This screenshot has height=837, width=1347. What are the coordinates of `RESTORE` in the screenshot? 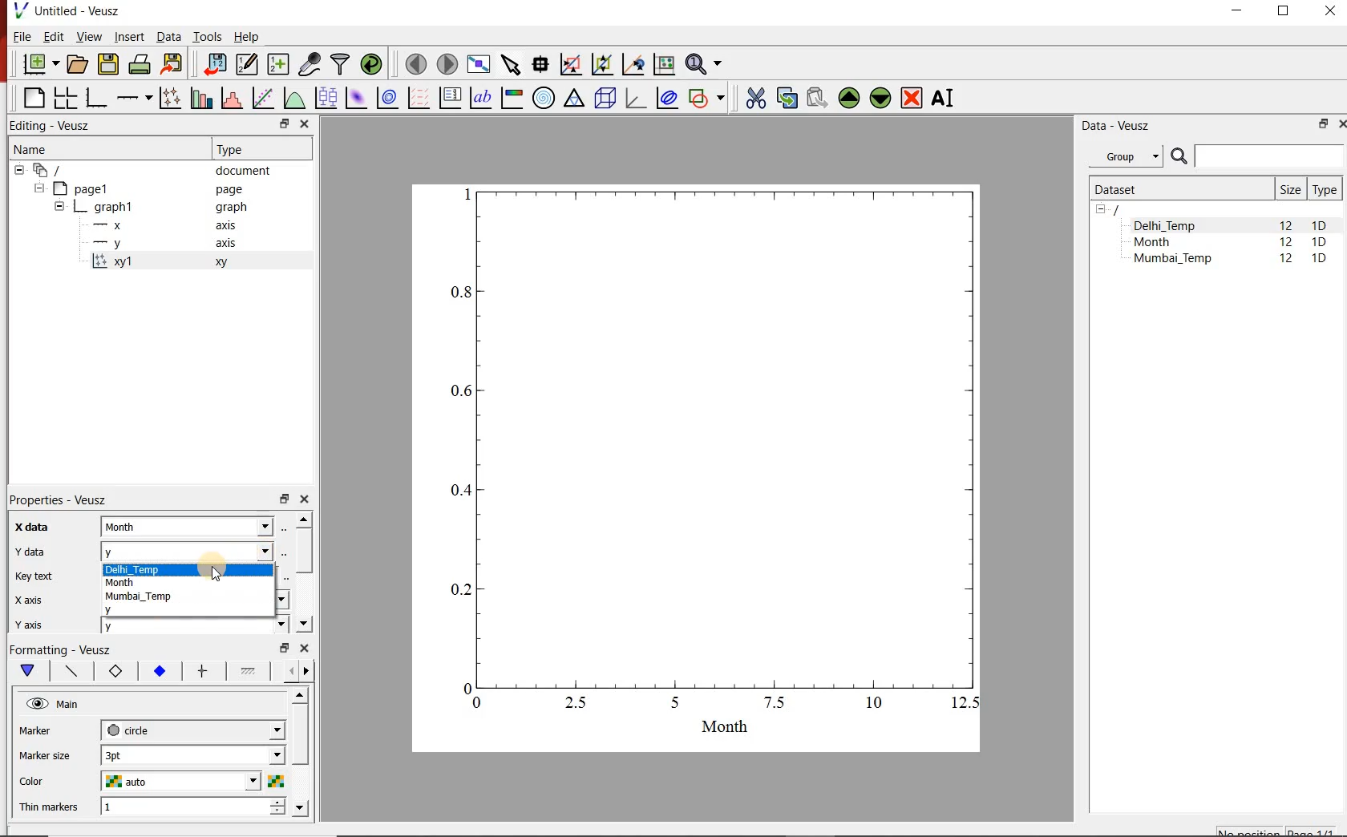 It's located at (1284, 12).